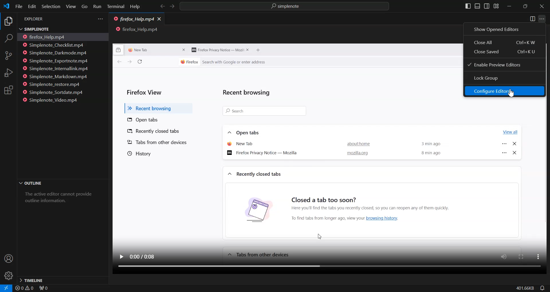 The image size is (550, 292). What do you see at coordinates (53, 100) in the screenshot?
I see `Simplenote_Video.mp4` at bounding box center [53, 100].